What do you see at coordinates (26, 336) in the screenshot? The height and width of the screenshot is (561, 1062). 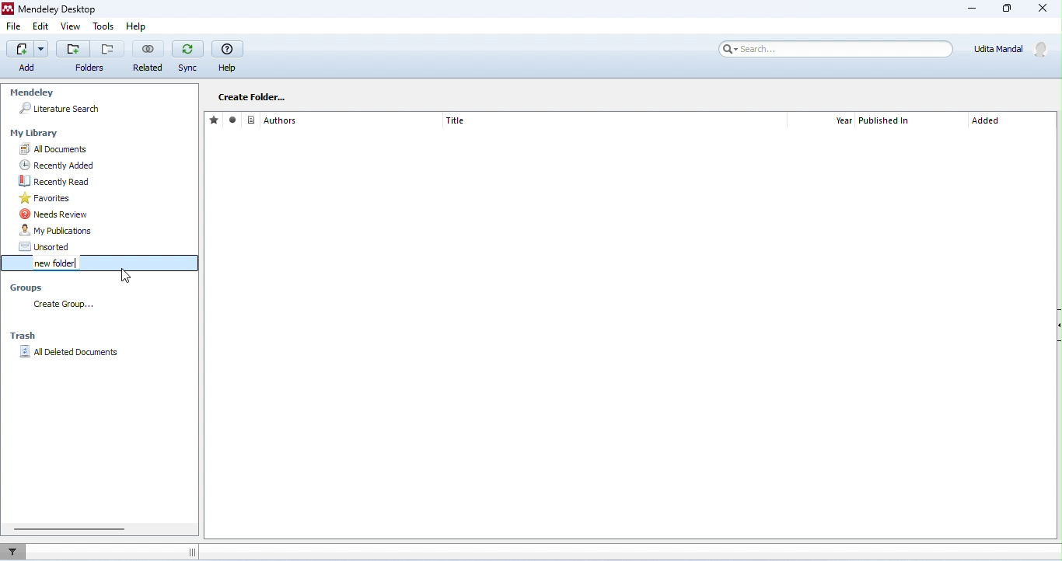 I see `trash` at bounding box center [26, 336].